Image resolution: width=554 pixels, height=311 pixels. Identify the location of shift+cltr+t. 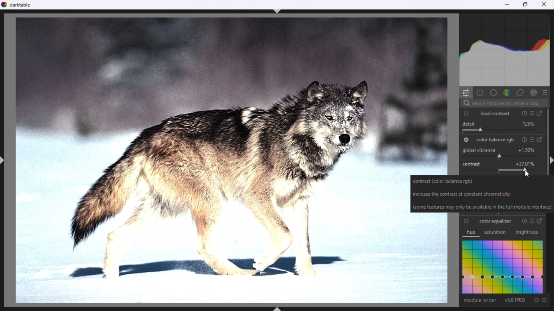
(277, 10).